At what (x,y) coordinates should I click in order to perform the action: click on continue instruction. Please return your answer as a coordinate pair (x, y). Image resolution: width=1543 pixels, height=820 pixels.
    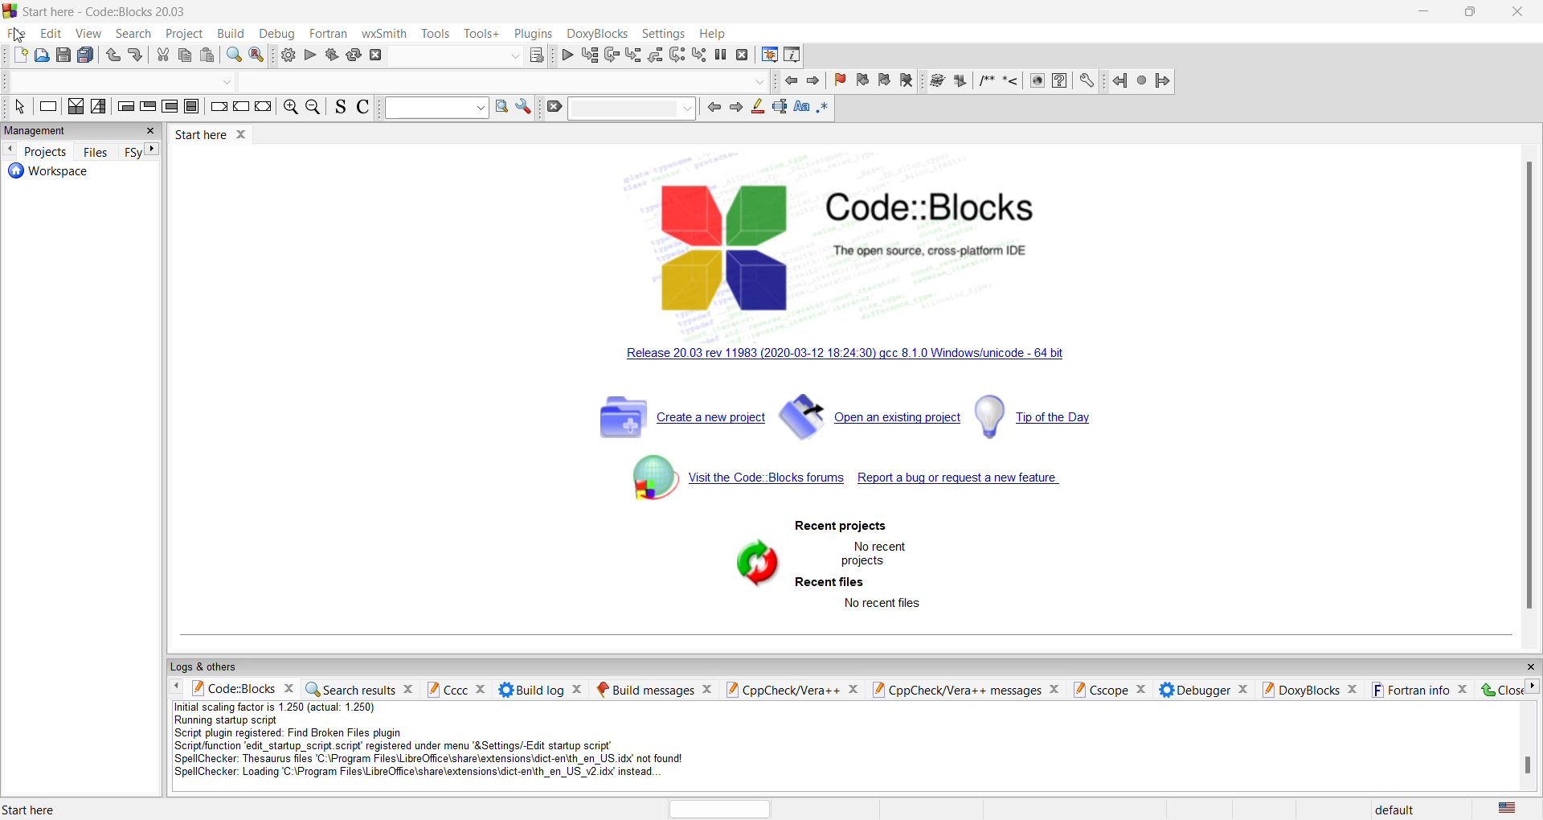
    Looking at the image, I should click on (239, 109).